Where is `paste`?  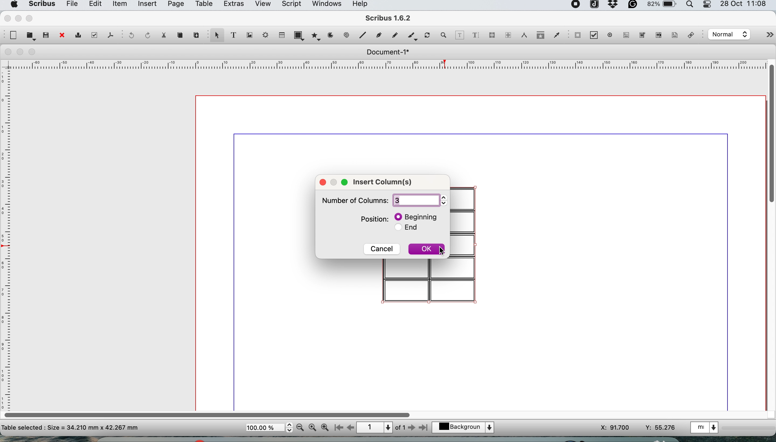 paste is located at coordinates (195, 34).